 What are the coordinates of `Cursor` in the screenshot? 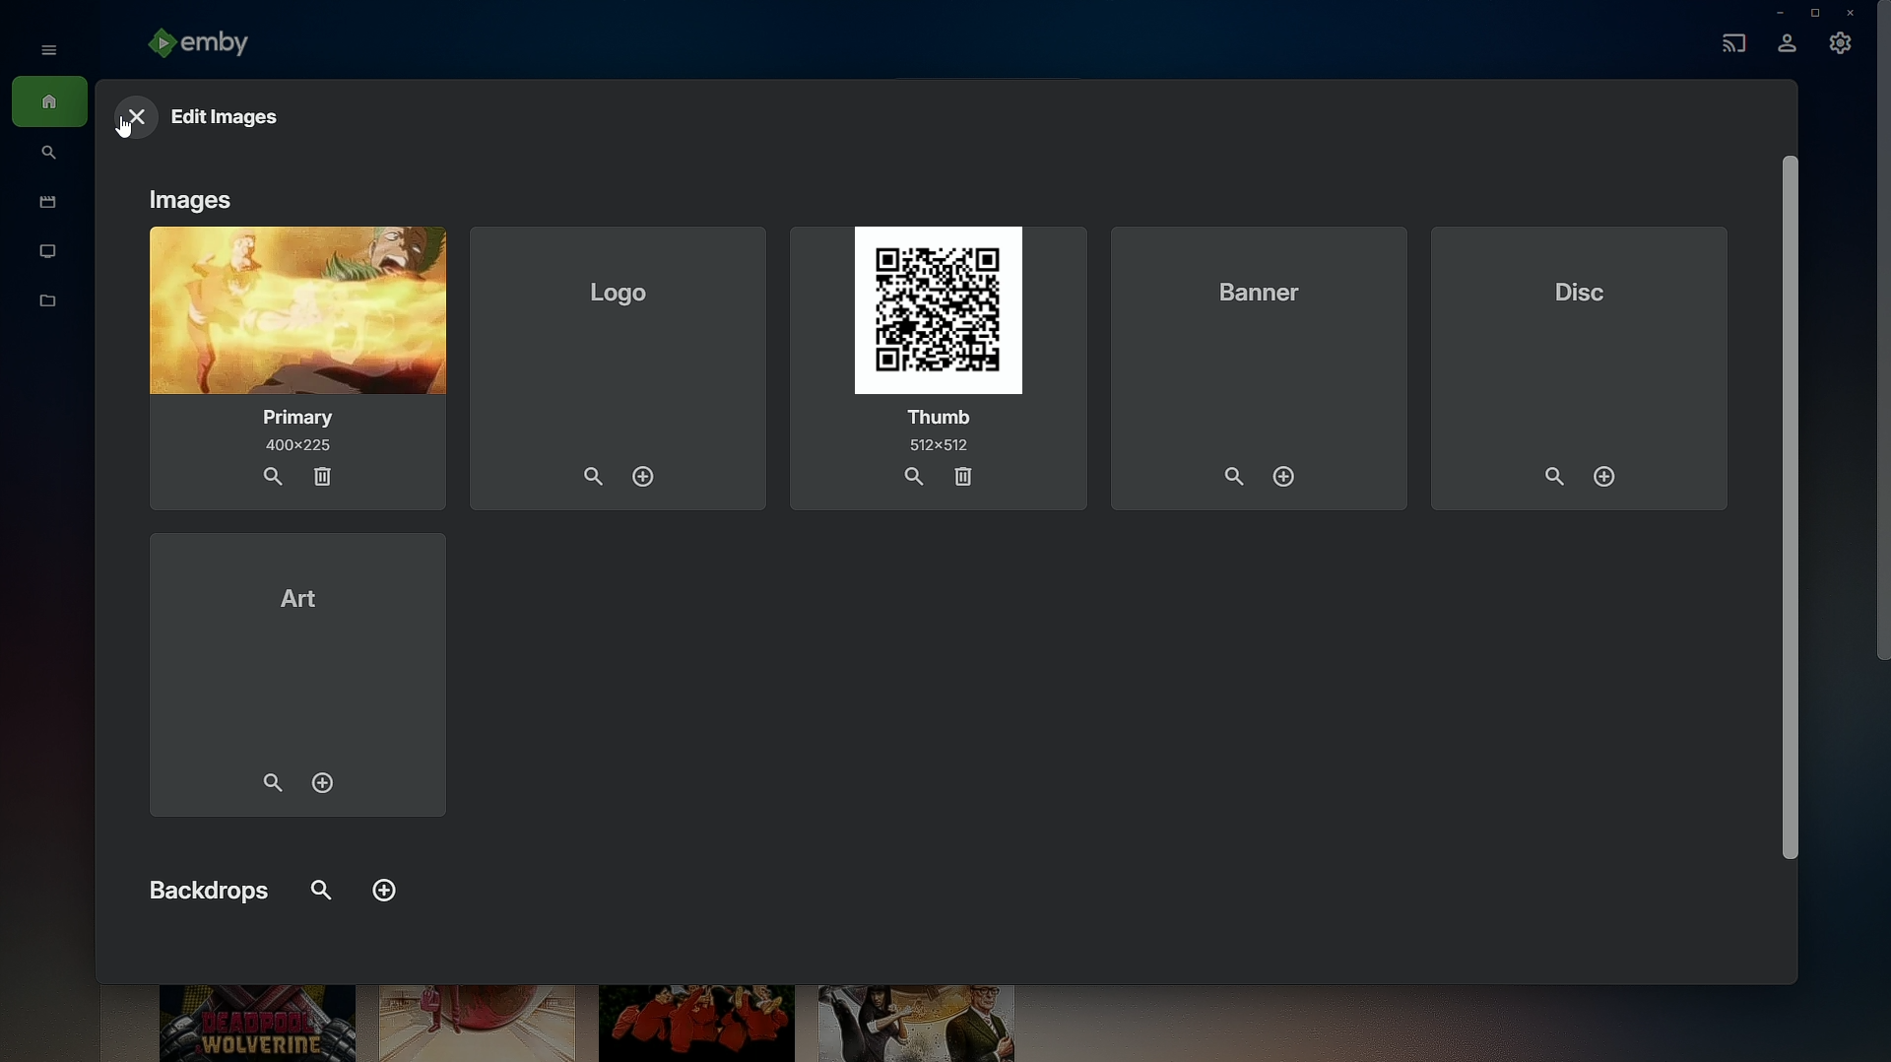 It's located at (132, 125).